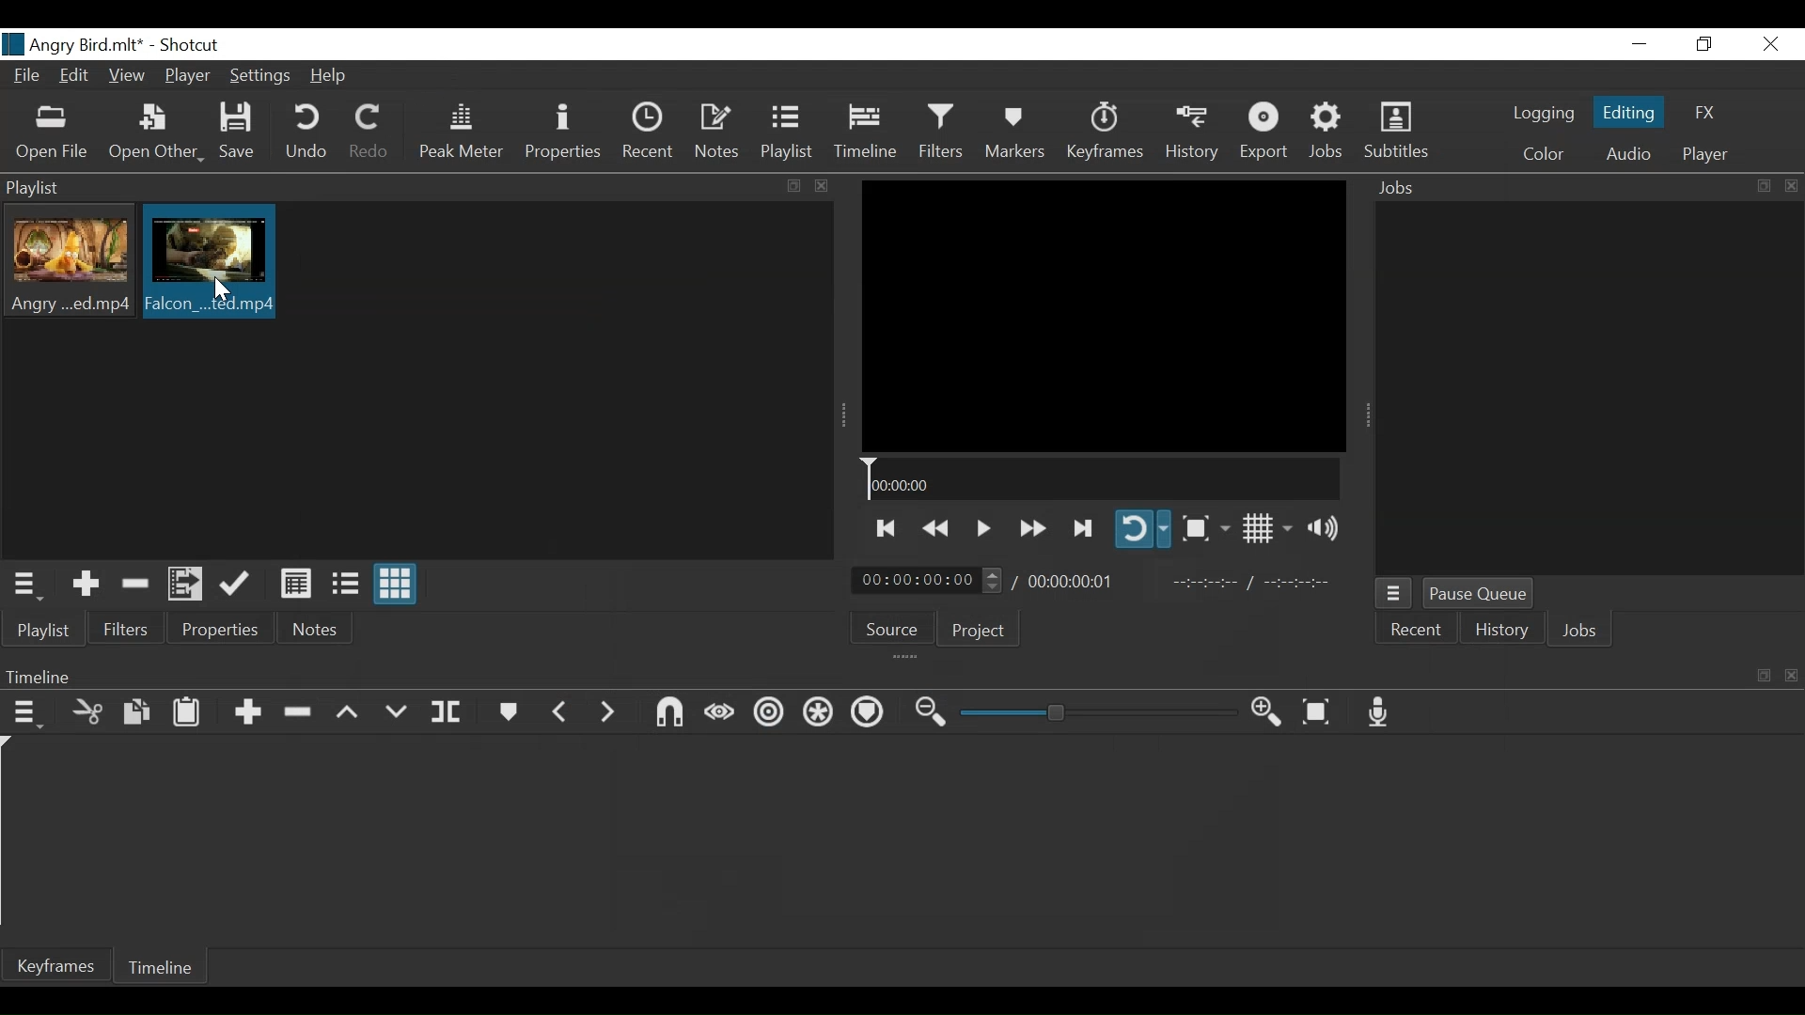 Image resolution: width=1805 pixels, height=1015 pixels. Describe the element at coordinates (1264, 133) in the screenshot. I see `Export` at that location.